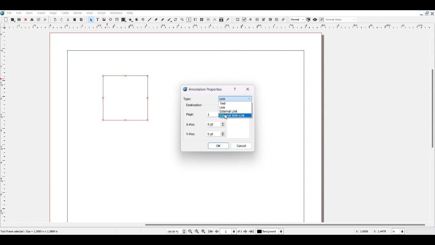  I want to click on Zoom in or out, so click(182, 19).